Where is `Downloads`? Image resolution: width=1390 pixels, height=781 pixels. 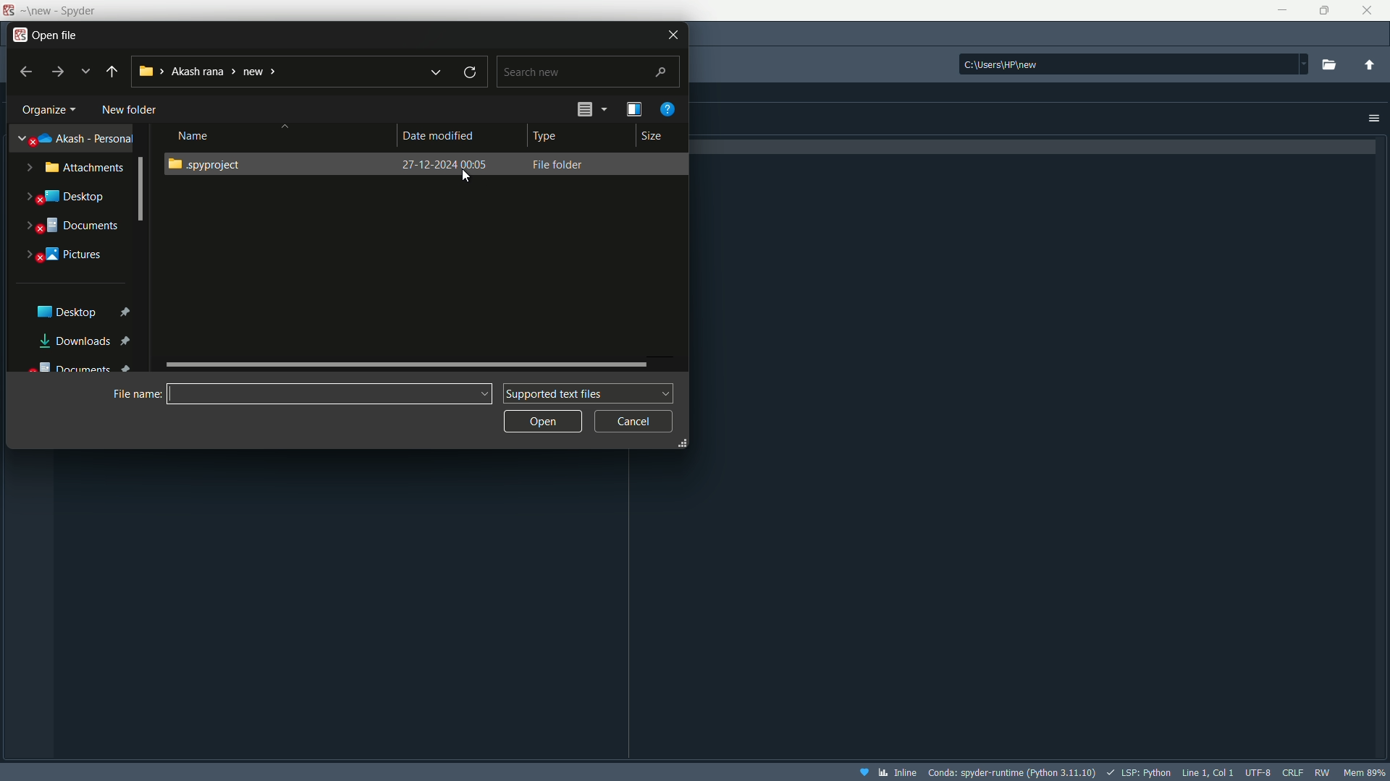 Downloads is located at coordinates (85, 341).